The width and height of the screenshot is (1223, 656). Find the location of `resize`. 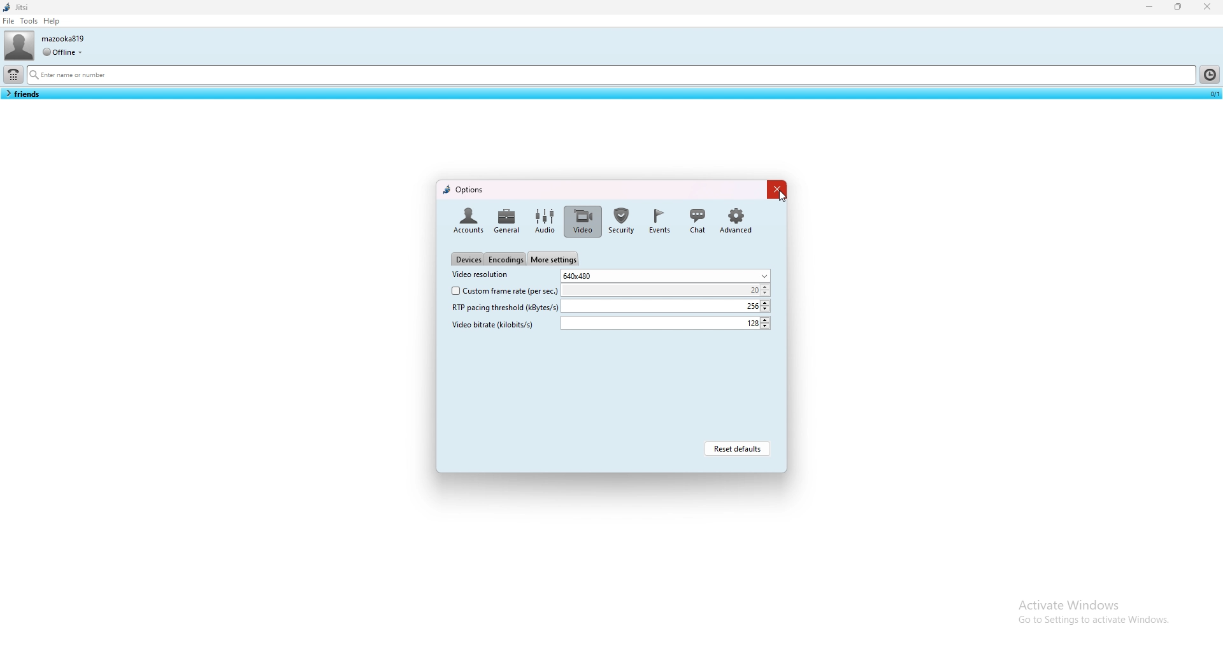

resize is located at coordinates (1180, 7).